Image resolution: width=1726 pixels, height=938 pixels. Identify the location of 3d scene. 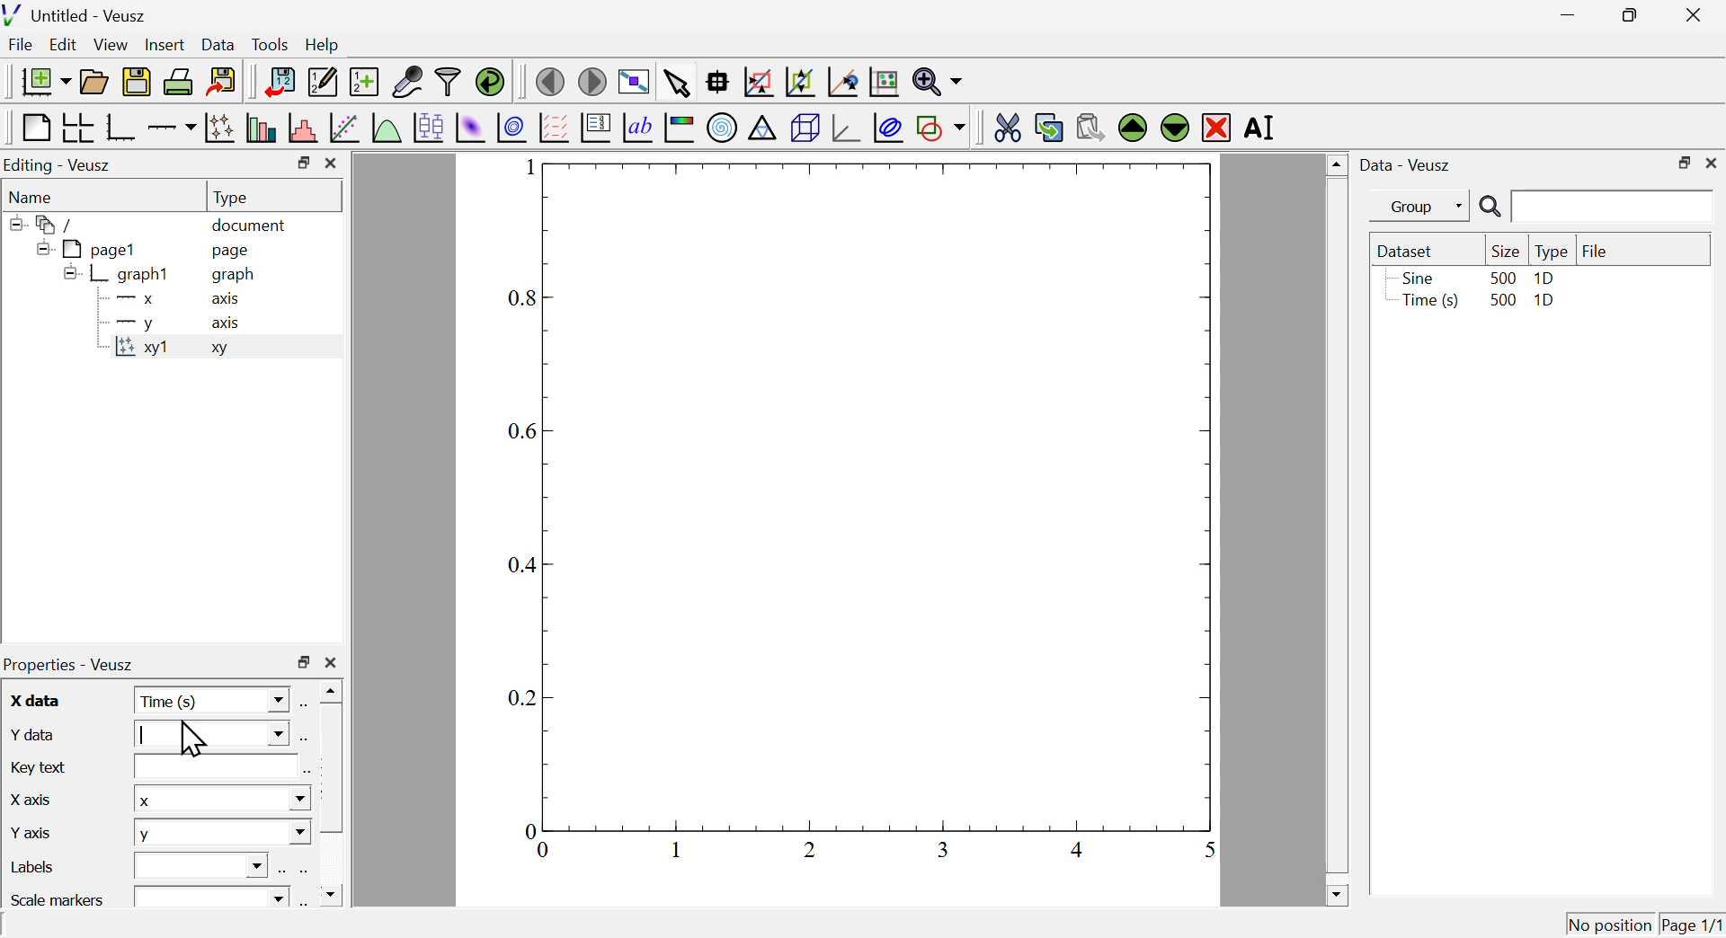
(805, 129).